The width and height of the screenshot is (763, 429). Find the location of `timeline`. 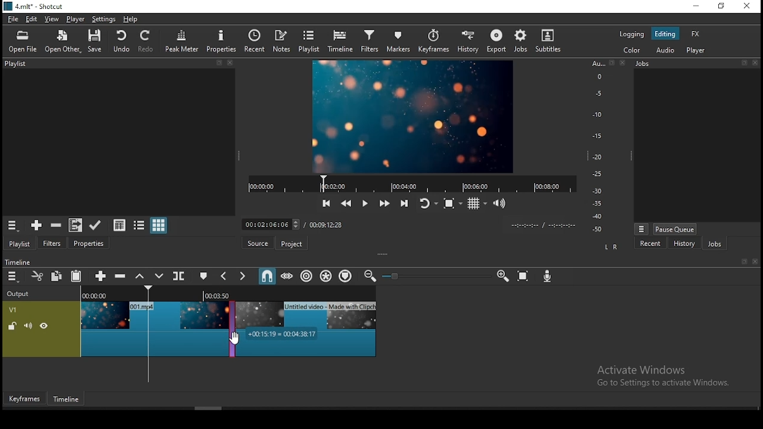

timeline is located at coordinates (340, 42).